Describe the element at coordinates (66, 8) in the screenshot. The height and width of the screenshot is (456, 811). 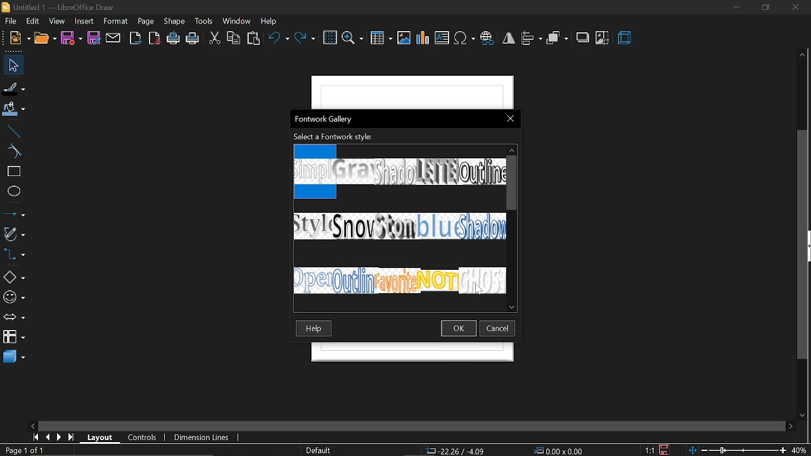
I see `untitled 1 — LibreOffice Draw` at that location.